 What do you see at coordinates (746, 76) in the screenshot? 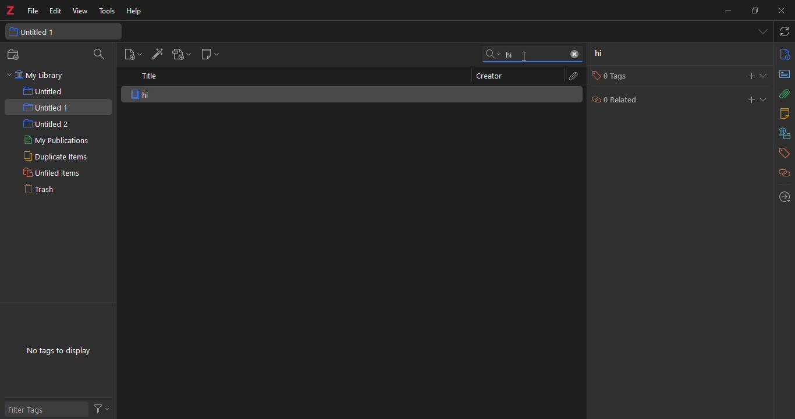
I see `add` at bounding box center [746, 76].